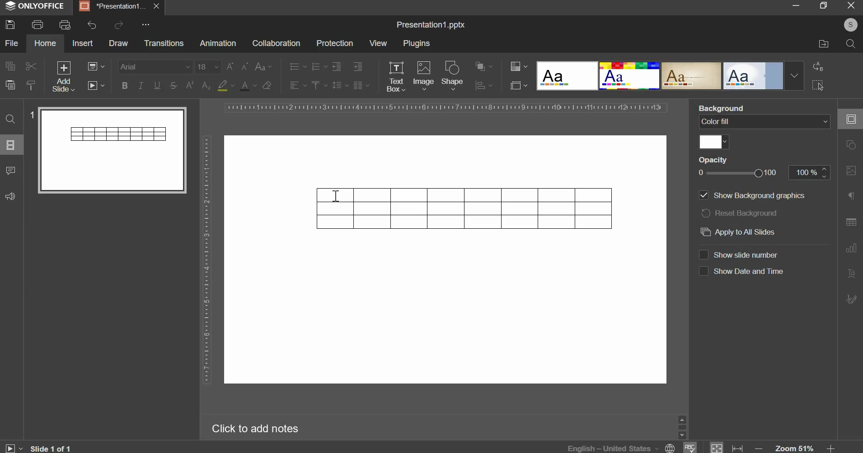 The height and width of the screenshot is (453, 863). I want to click on language & spelling, so click(632, 447).